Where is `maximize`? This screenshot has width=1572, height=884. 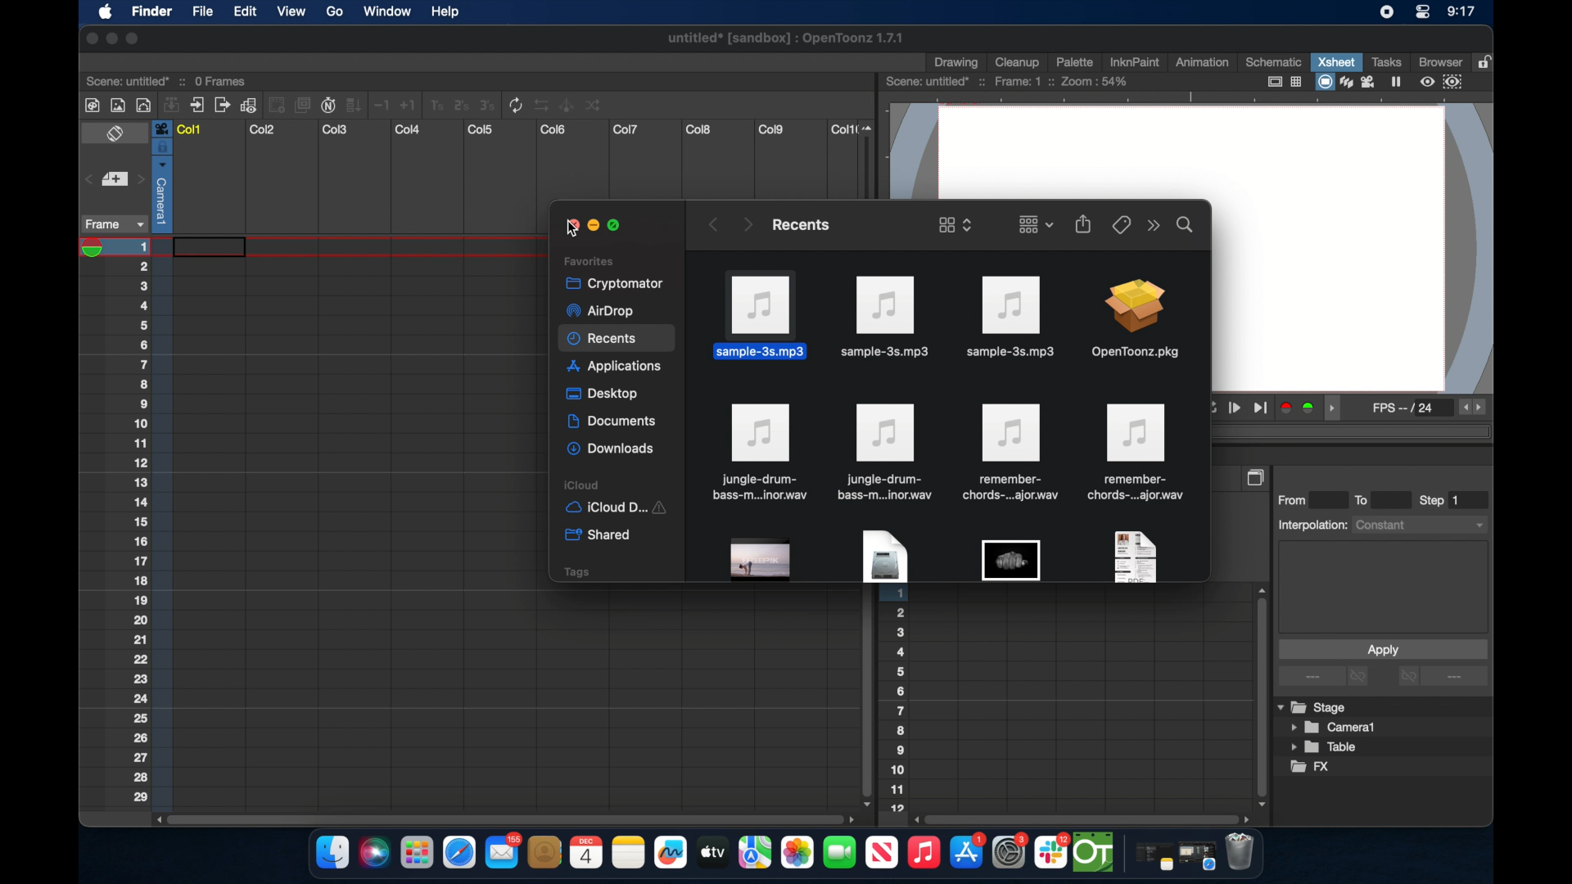
maximize is located at coordinates (617, 226).